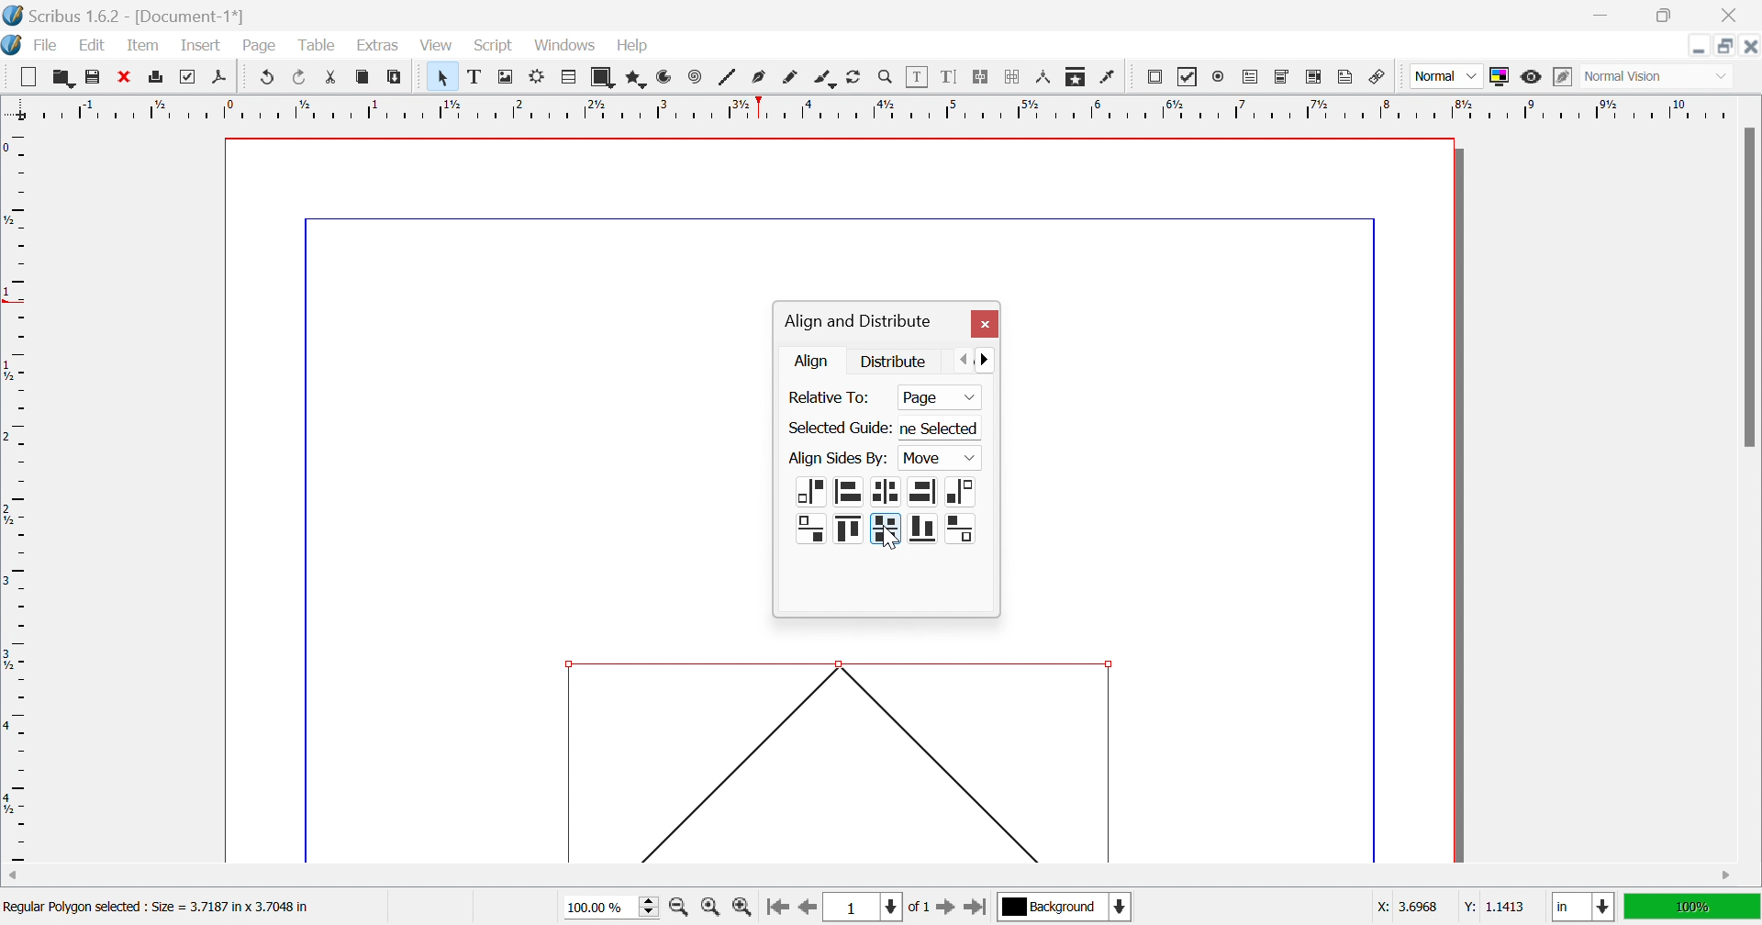 This screenshot has height=925, width=1762. I want to click on Link text frames, so click(979, 77).